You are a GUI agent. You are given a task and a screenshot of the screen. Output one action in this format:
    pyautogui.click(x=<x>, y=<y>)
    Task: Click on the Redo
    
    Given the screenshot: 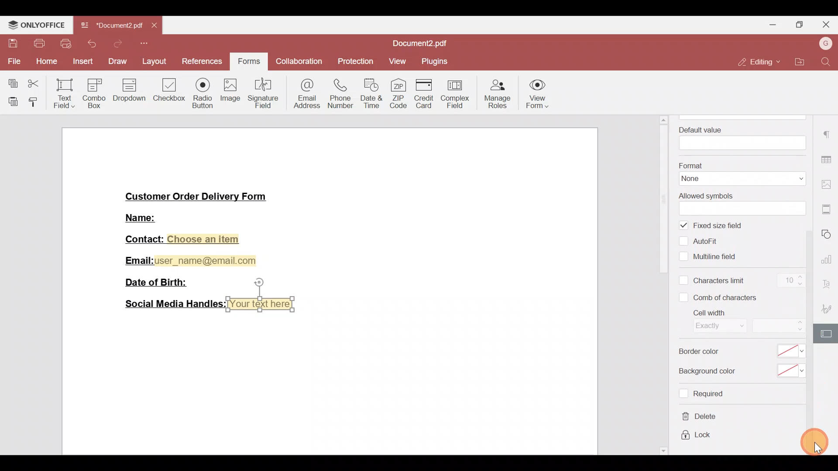 What is the action you would take?
    pyautogui.click(x=117, y=44)
    